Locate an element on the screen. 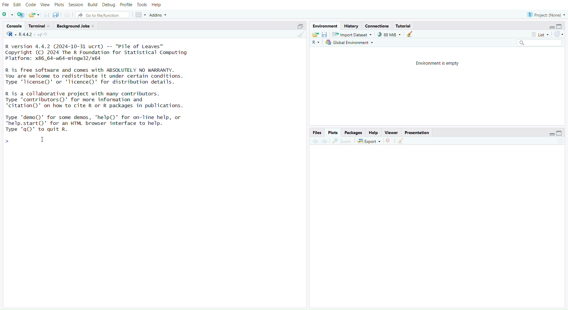 The image size is (568, 310). addins is located at coordinates (160, 15).